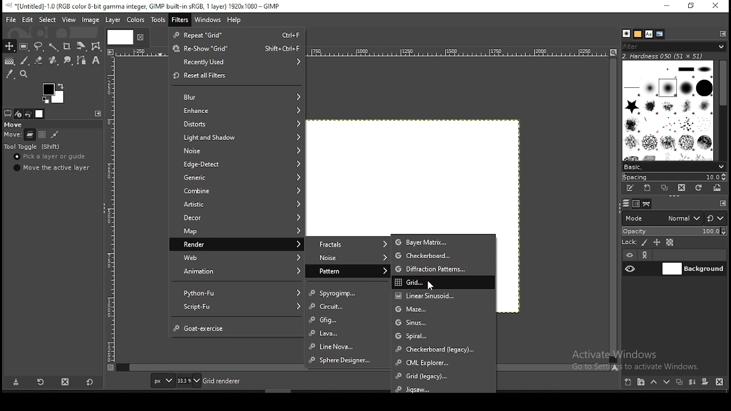  What do you see at coordinates (236, 257) in the screenshot?
I see `web` at bounding box center [236, 257].